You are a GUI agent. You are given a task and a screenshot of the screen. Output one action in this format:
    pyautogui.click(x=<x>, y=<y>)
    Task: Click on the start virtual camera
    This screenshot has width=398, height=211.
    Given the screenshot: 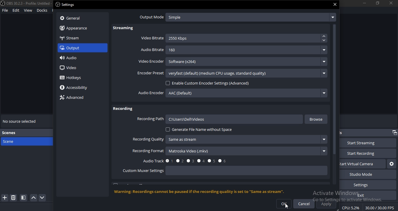 What is the action you would take?
    pyautogui.click(x=391, y=164)
    